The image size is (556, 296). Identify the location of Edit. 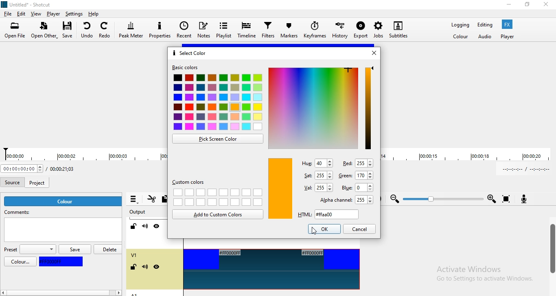
(22, 13).